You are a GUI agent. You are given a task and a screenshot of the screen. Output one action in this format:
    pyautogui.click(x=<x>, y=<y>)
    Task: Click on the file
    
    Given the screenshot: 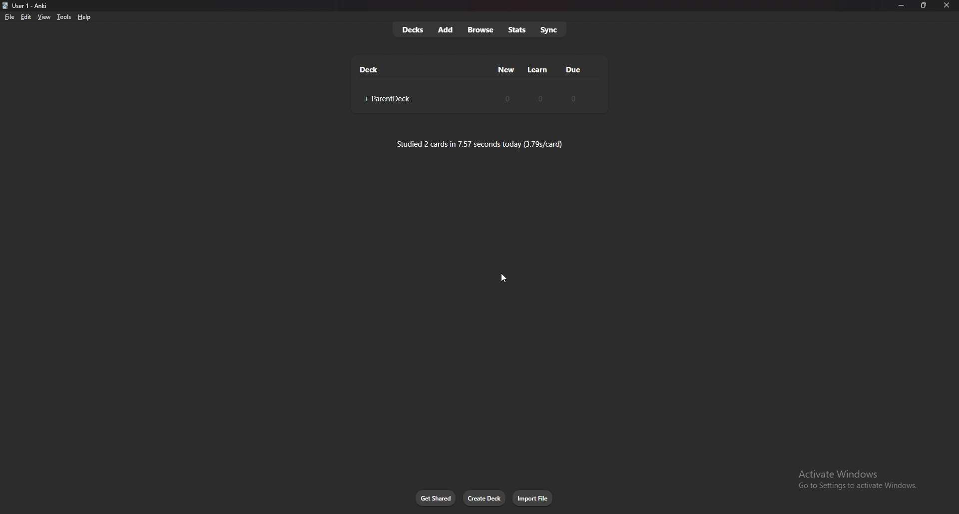 What is the action you would take?
    pyautogui.click(x=9, y=17)
    